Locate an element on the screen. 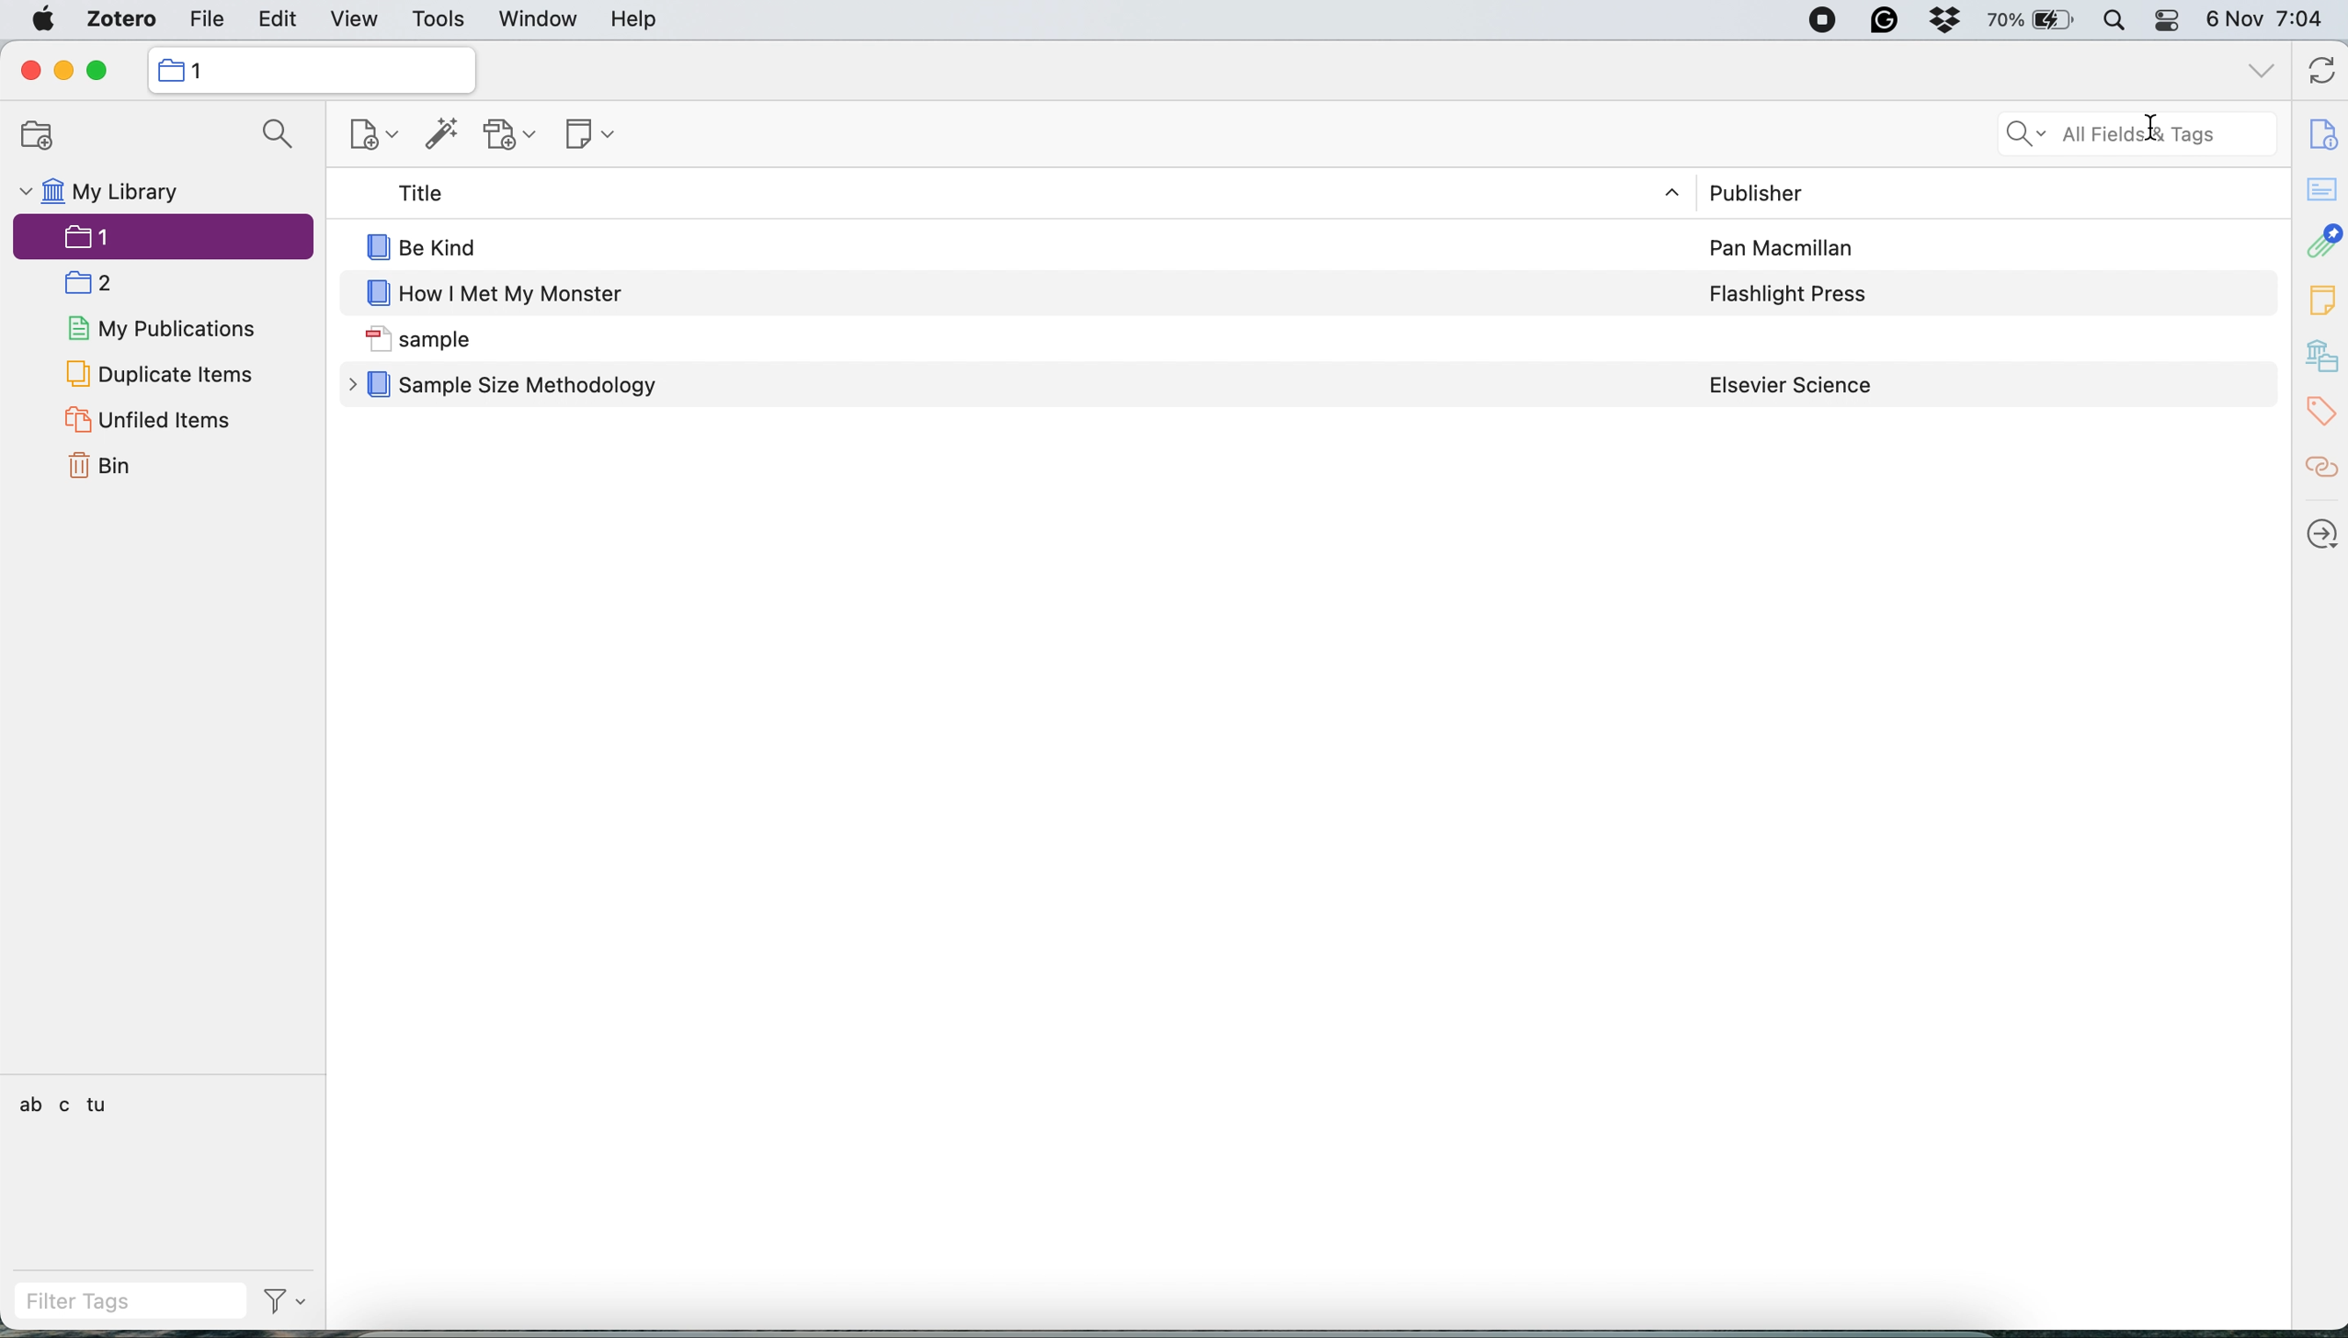  search is located at coordinates (278, 136).